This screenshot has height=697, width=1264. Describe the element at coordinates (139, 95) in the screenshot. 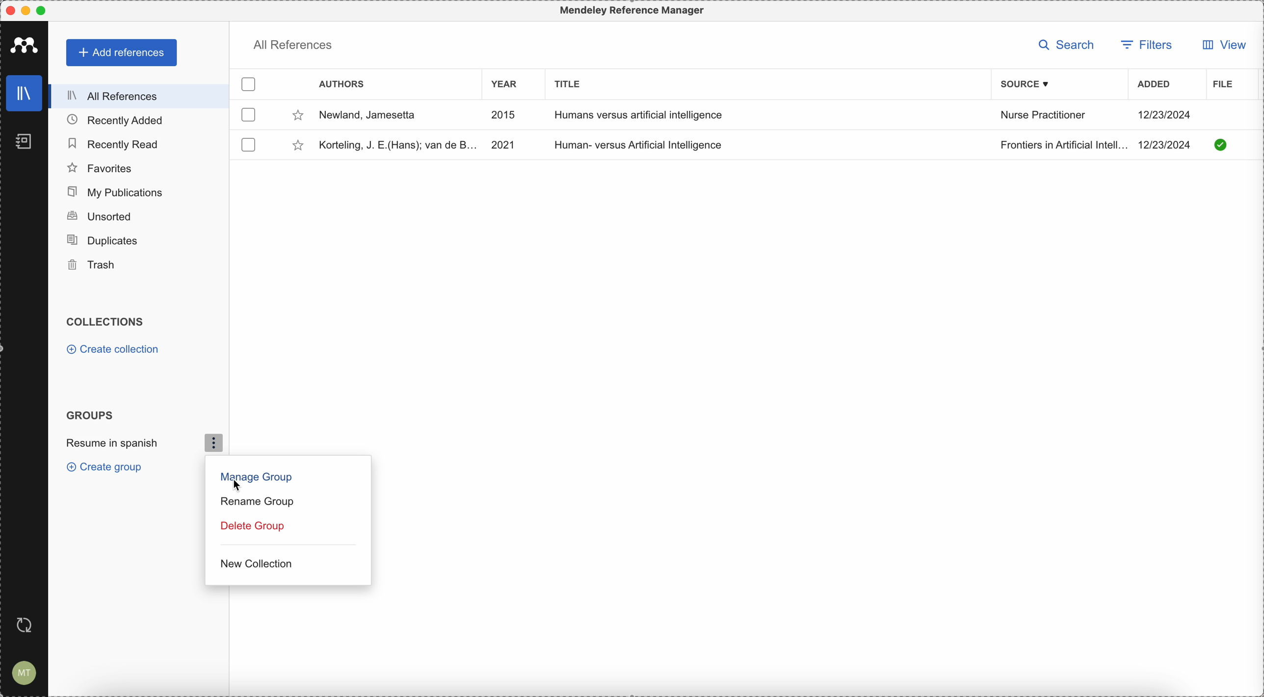

I see `all references` at that location.